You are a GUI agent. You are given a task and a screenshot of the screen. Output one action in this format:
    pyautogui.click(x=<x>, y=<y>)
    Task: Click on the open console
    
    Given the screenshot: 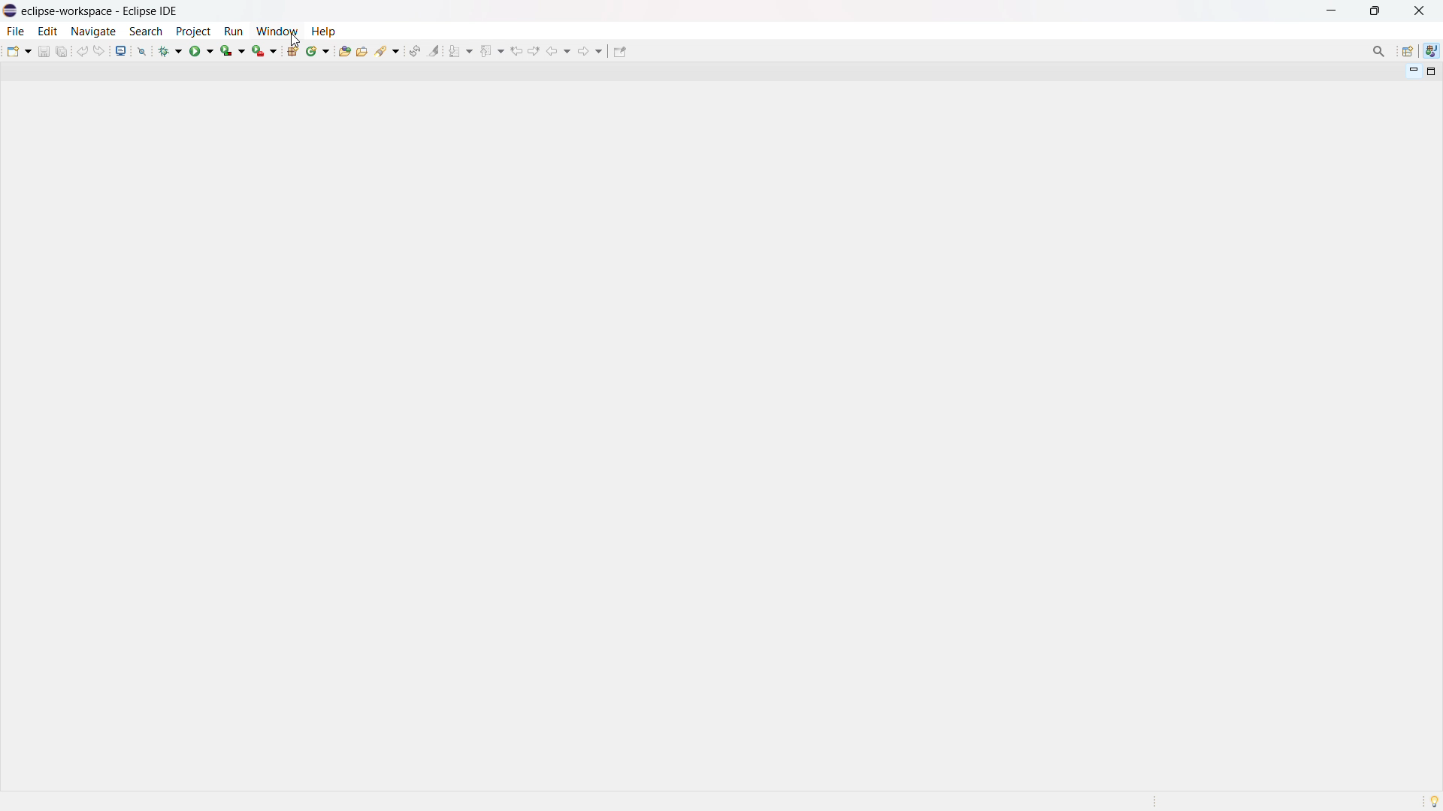 What is the action you would take?
    pyautogui.click(x=120, y=51)
    